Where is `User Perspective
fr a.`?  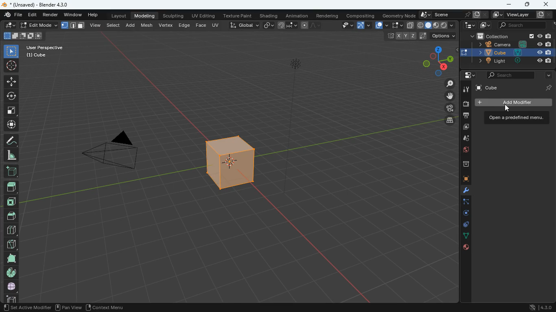 User Perspective
fr a. is located at coordinates (45, 51).